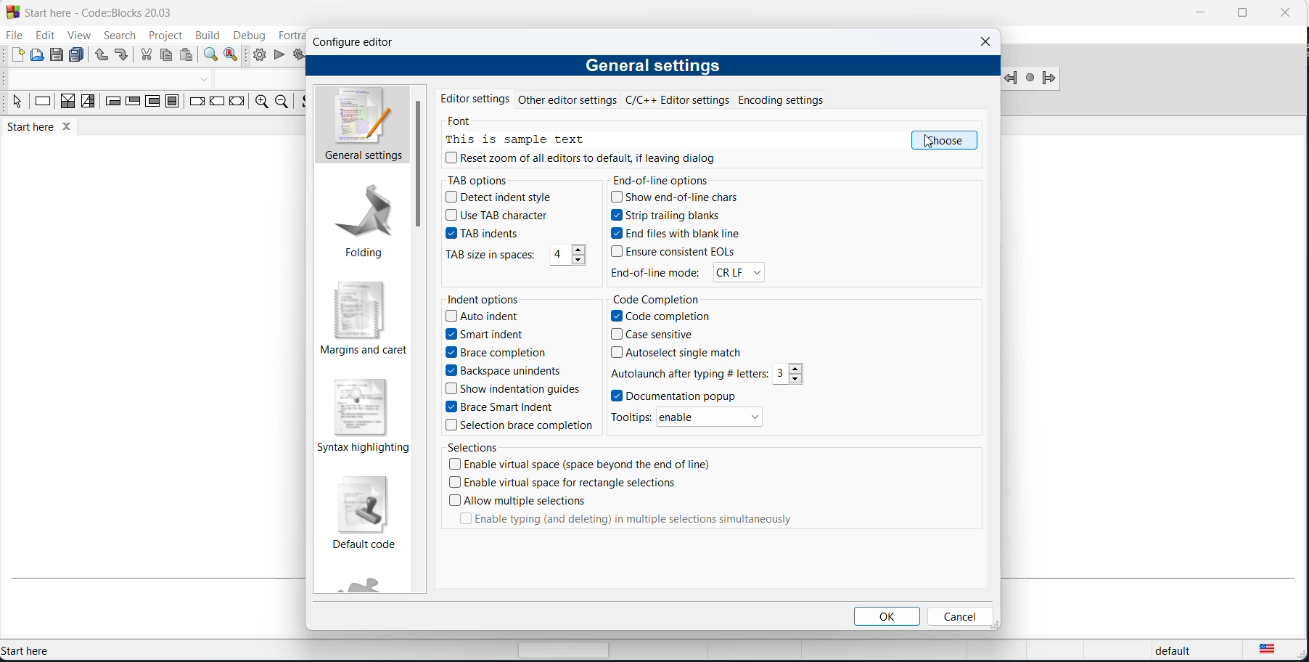 This screenshot has width=1309, height=662. I want to click on indent options, so click(485, 299).